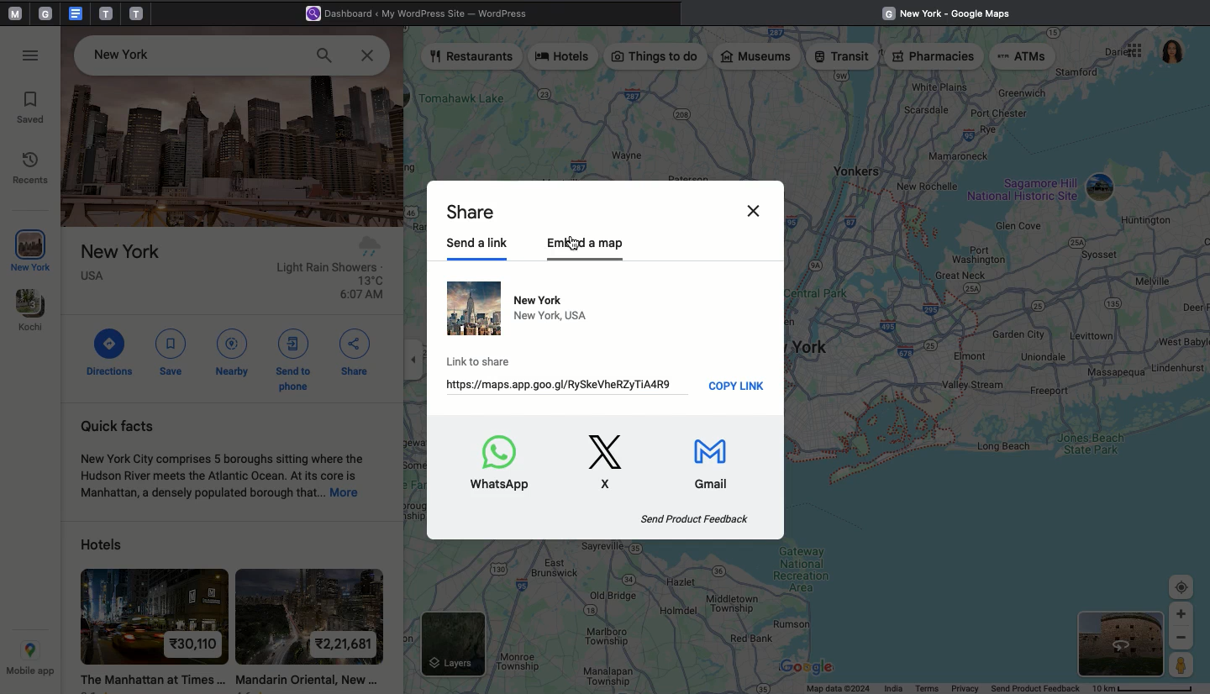 The image size is (1210, 694). What do you see at coordinates (472, 58) in the screenshot?
I see `Restaurants` at bounding box center [472, 58].